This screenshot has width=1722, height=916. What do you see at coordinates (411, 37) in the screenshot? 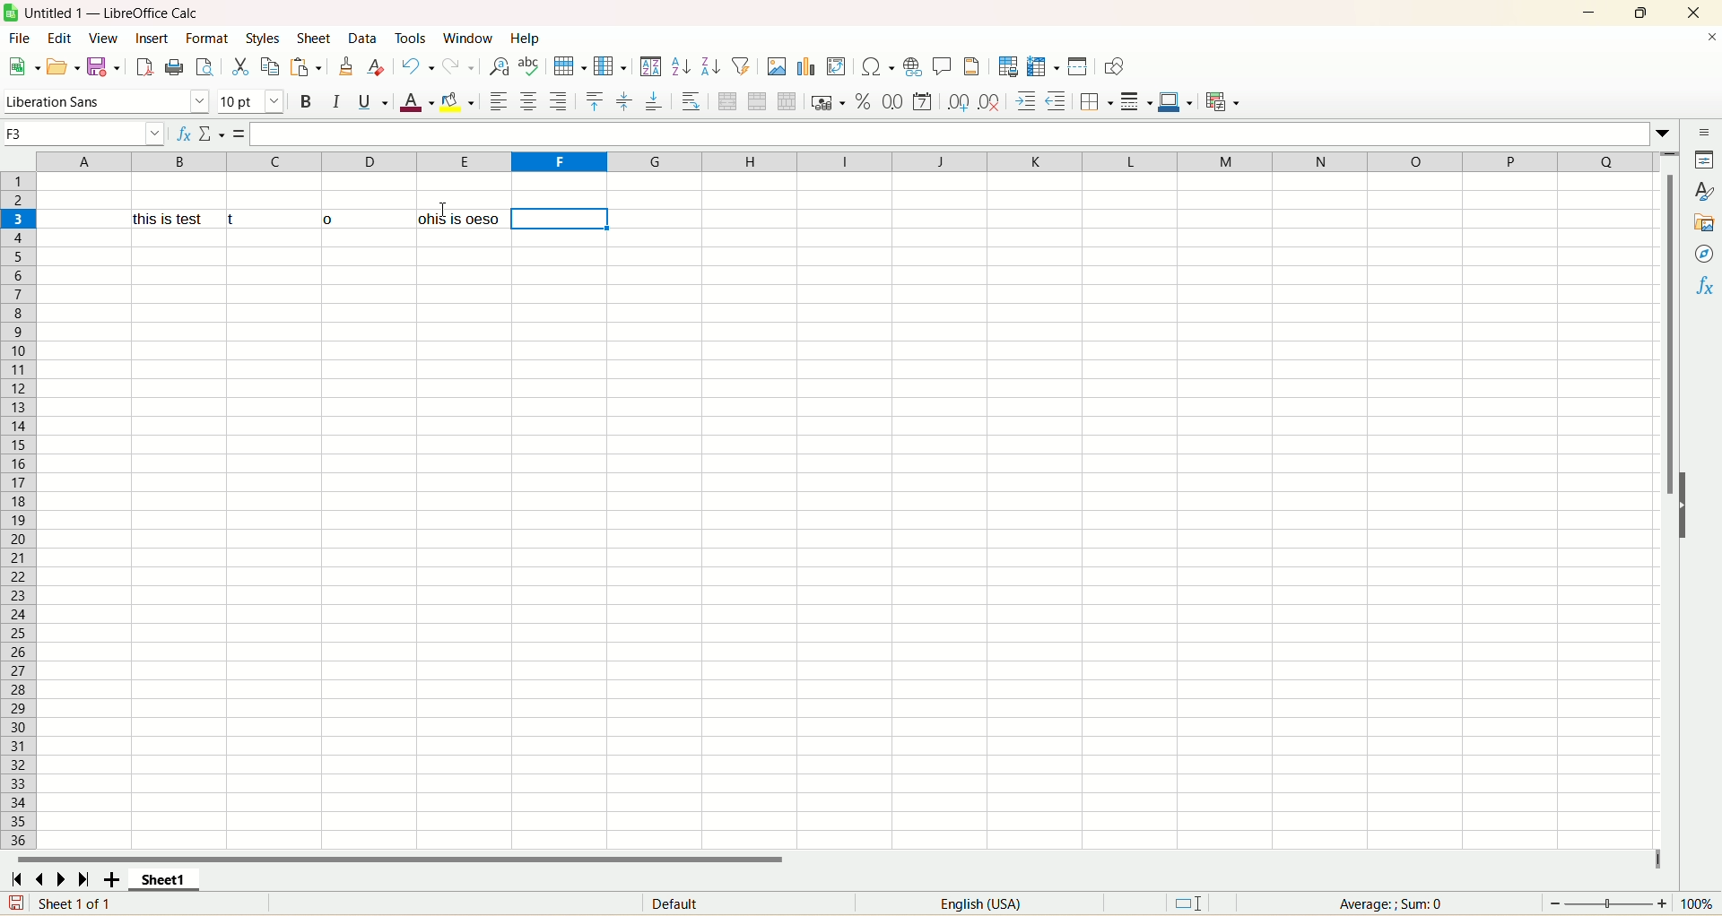
I see `tools` at bounding box center [411, 37].